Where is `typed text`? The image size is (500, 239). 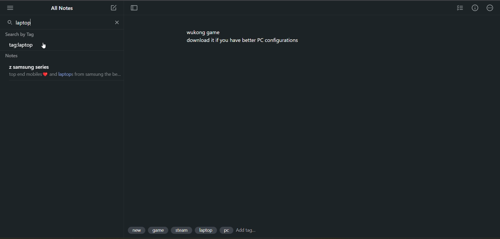
typed text is located at coordinates (27, 23).